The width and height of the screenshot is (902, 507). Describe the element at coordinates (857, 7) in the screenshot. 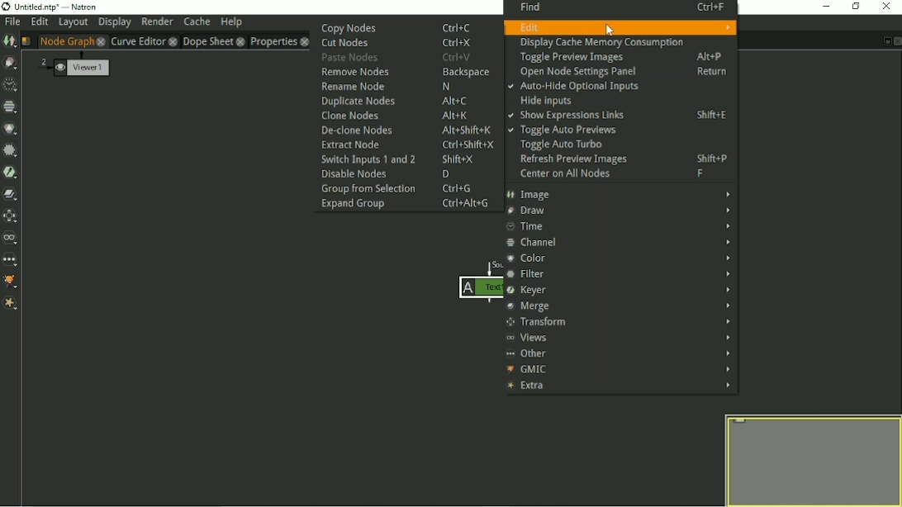

I see `Restore down` at that location.